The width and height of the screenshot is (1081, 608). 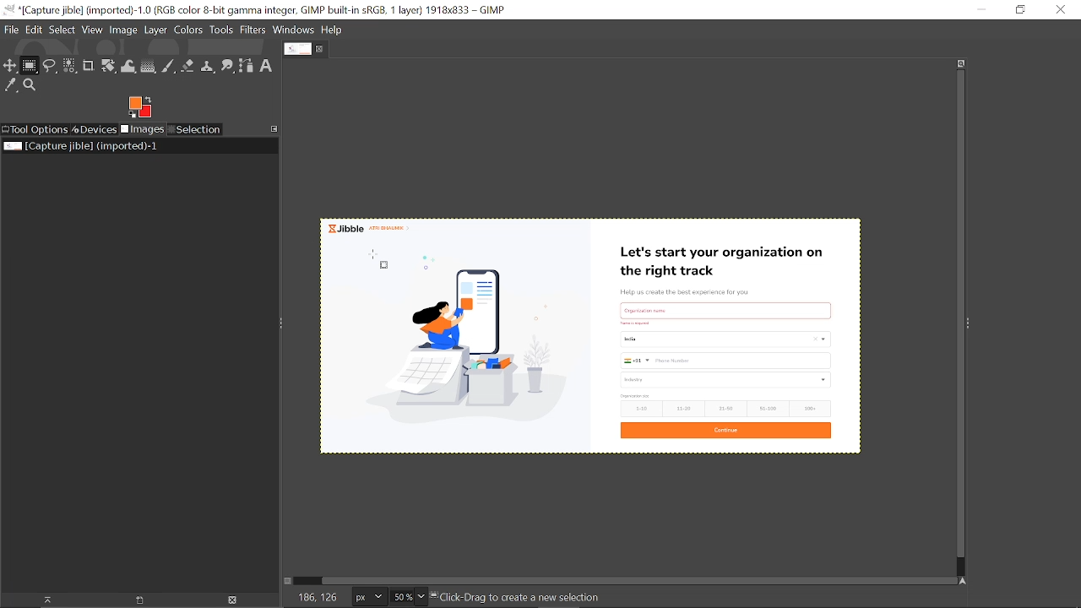 What do you see at coordinates (726, 431) in the screenshot?
I see `Continue` at bounding box center [726, 431].